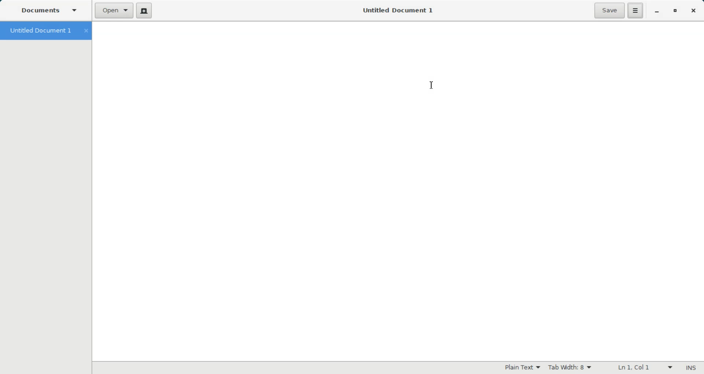  I want to click on Maximize, so click(676, 11).